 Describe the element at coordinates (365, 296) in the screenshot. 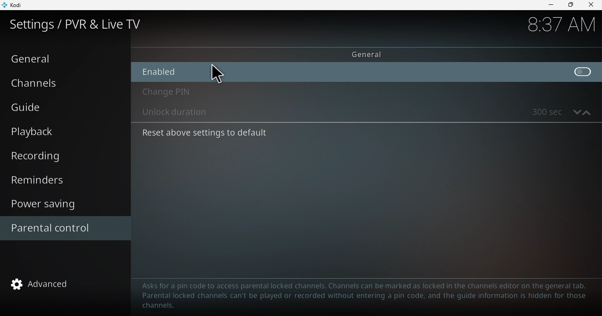

I see `Text to guide to help parental control configuration` at that location.